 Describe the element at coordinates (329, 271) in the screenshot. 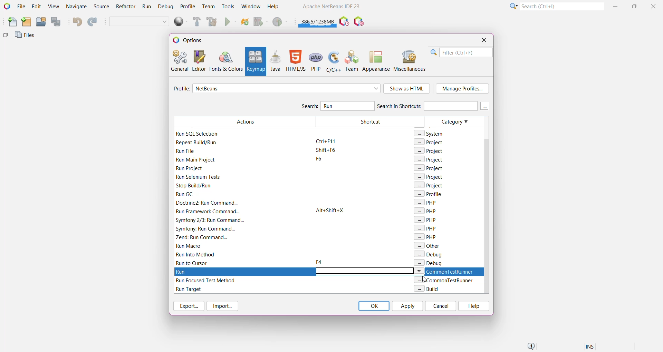

I see `Run Action to set keyboard shortcut` at that location.